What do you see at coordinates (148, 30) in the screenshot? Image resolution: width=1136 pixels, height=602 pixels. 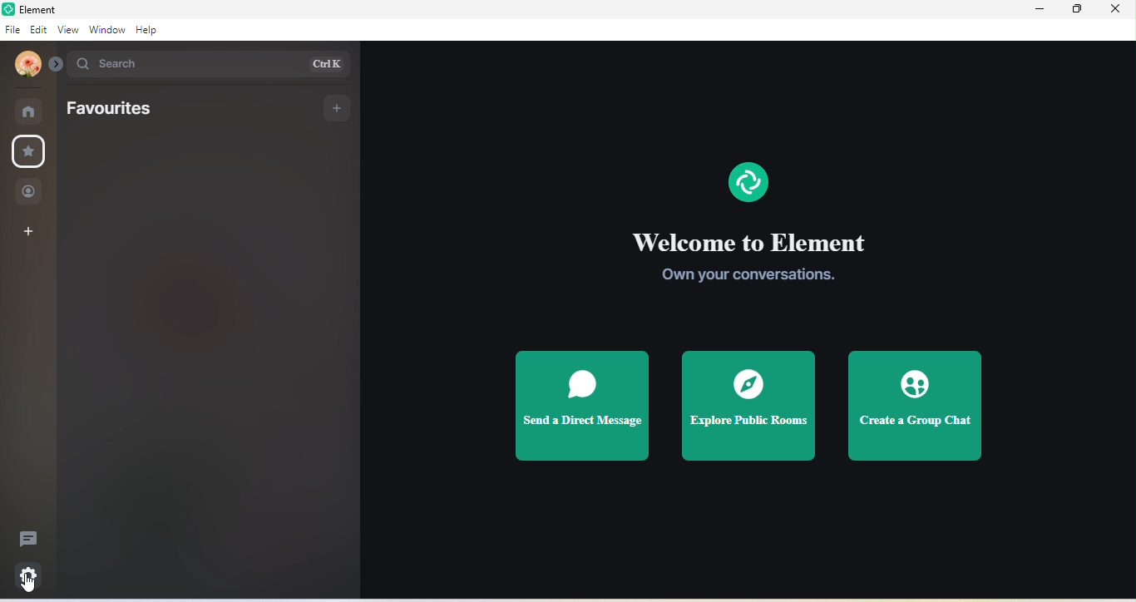 I see `help` at bounding box center [148, 30].